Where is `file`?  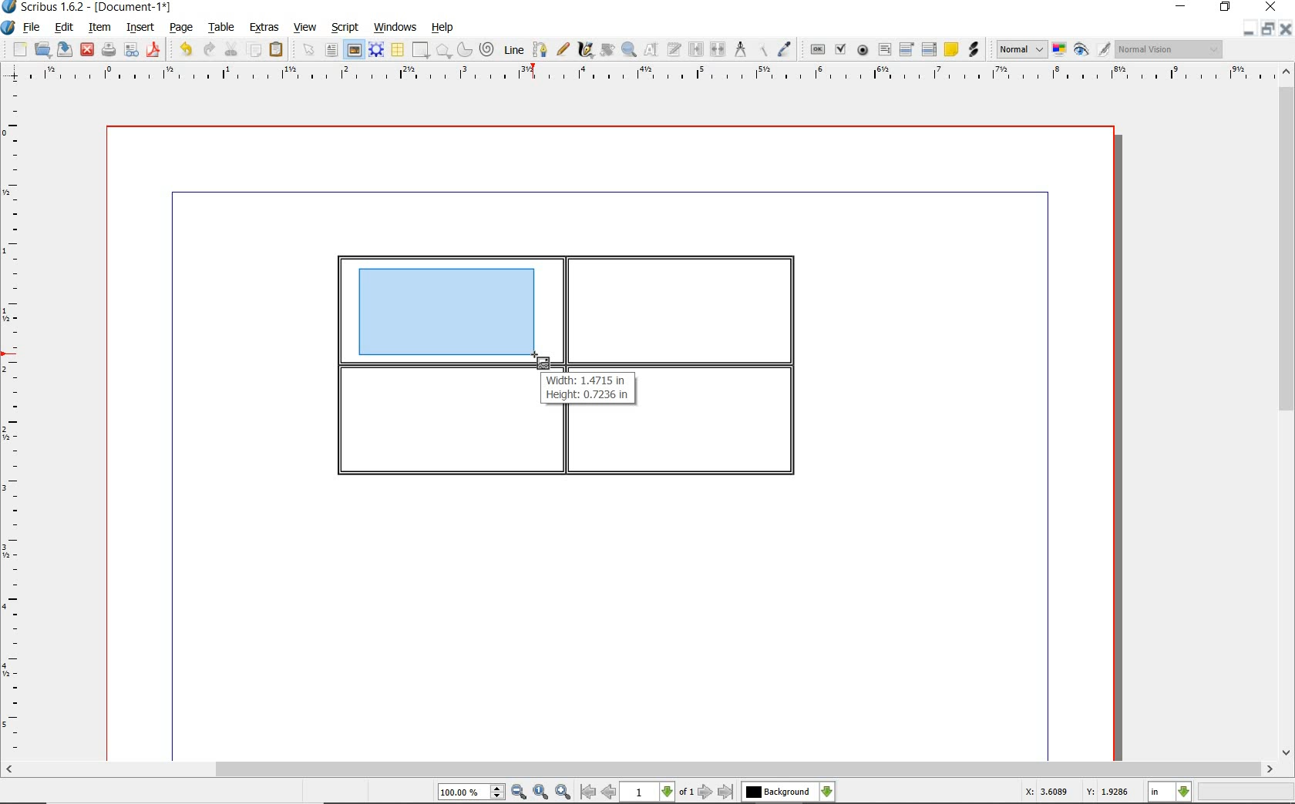 file is located at coordinates (32, 28).